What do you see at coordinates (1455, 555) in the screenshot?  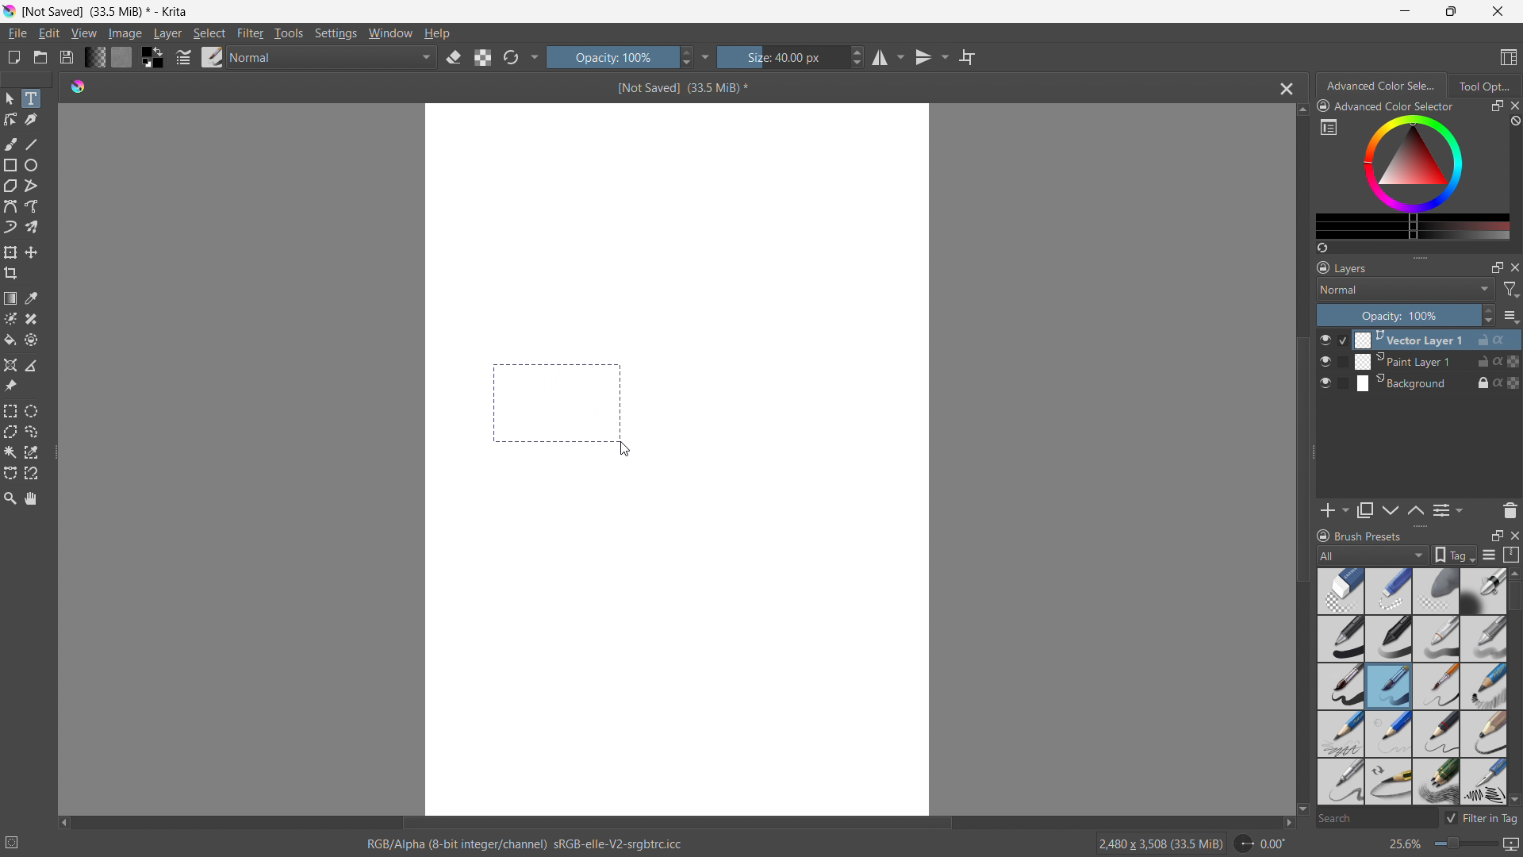 I see `tags` at bounding box center [1455, 555].